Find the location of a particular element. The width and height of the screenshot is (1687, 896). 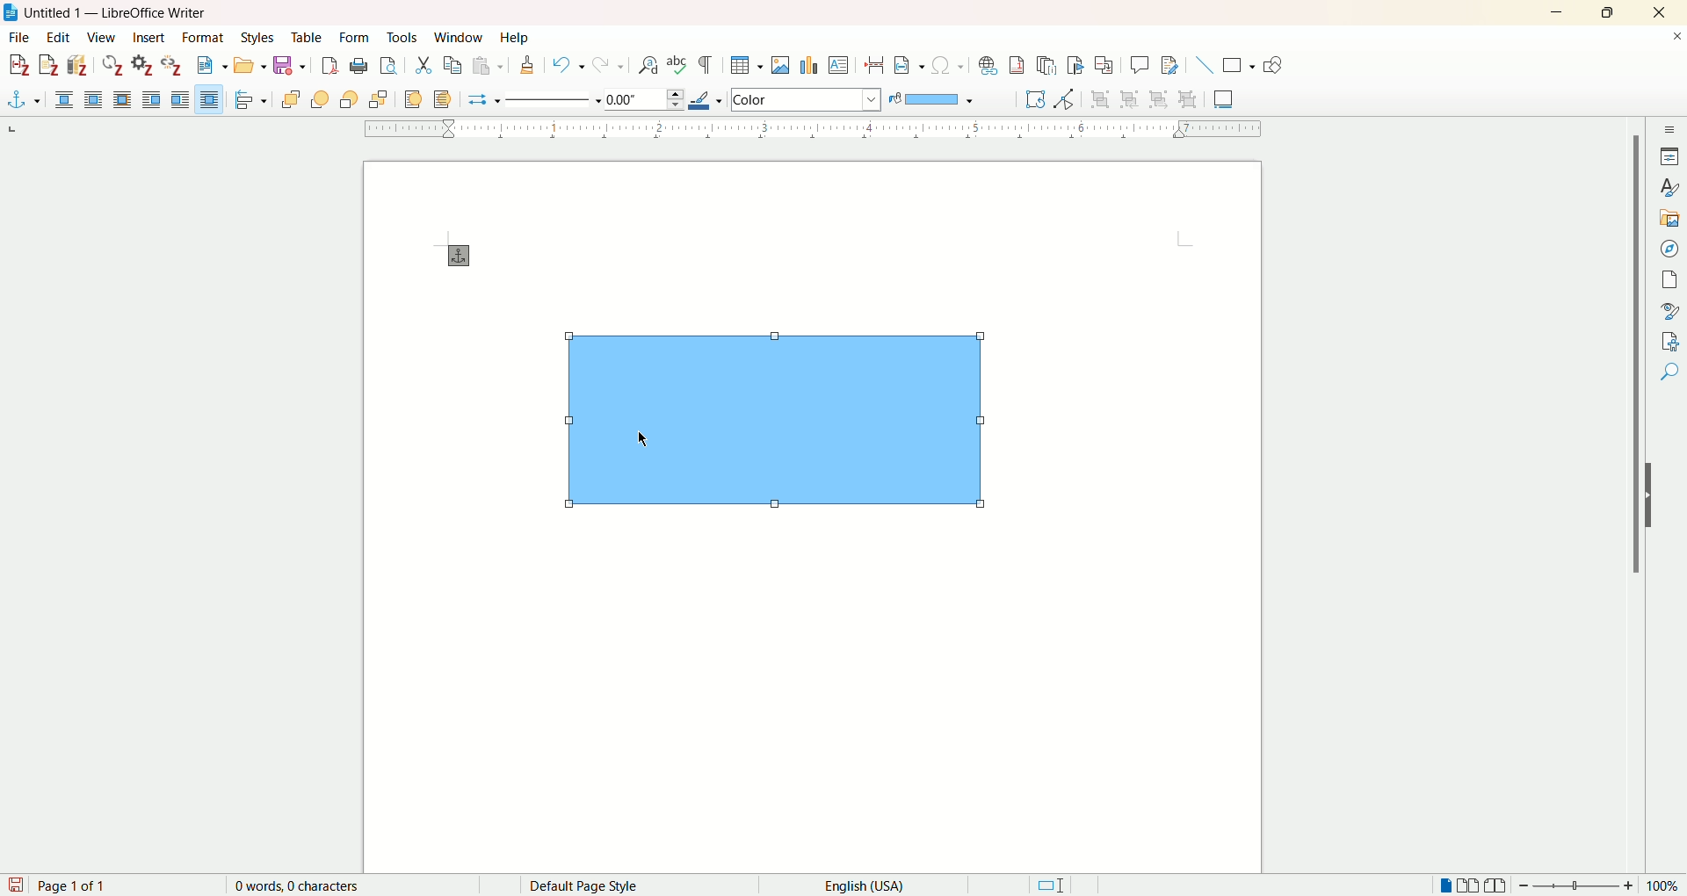

format is located at coordinates (203, 38).